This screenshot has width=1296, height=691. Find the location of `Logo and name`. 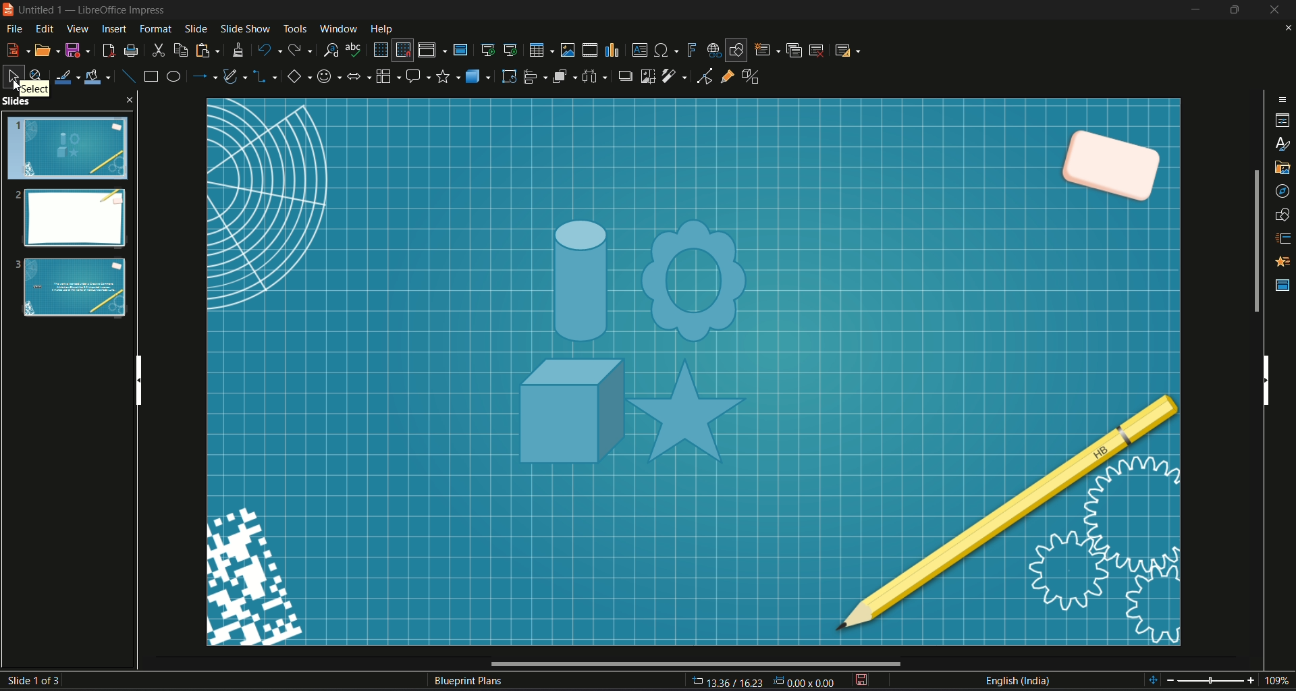

Logo and name is located at coordinates (88, 11).